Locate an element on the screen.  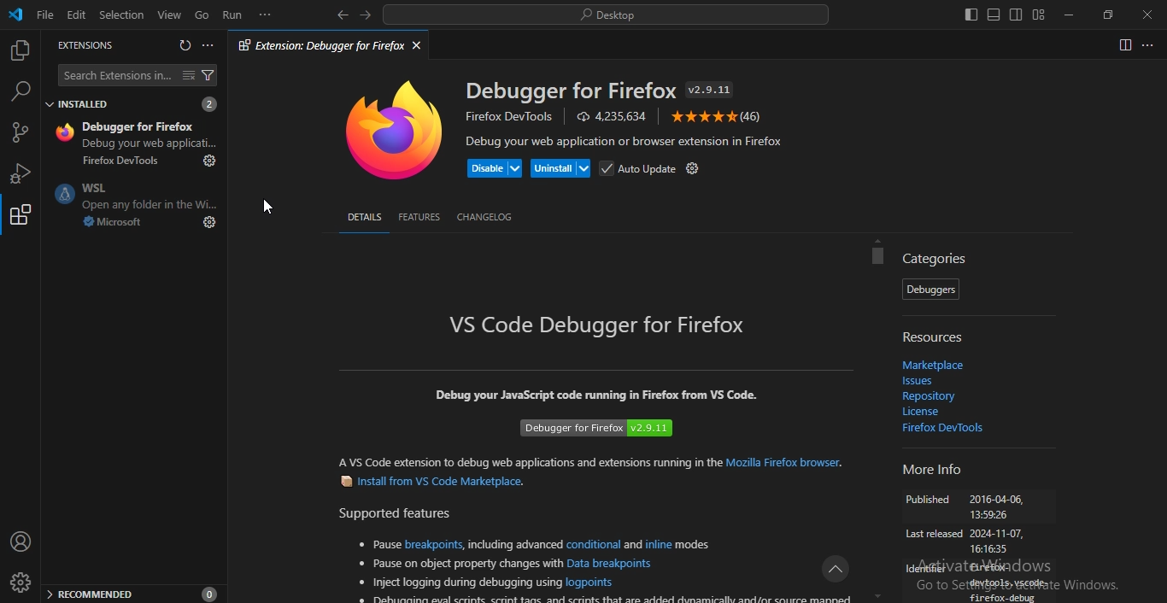
WSl open any folder in the Win.. is located at coordinates (148, 196).